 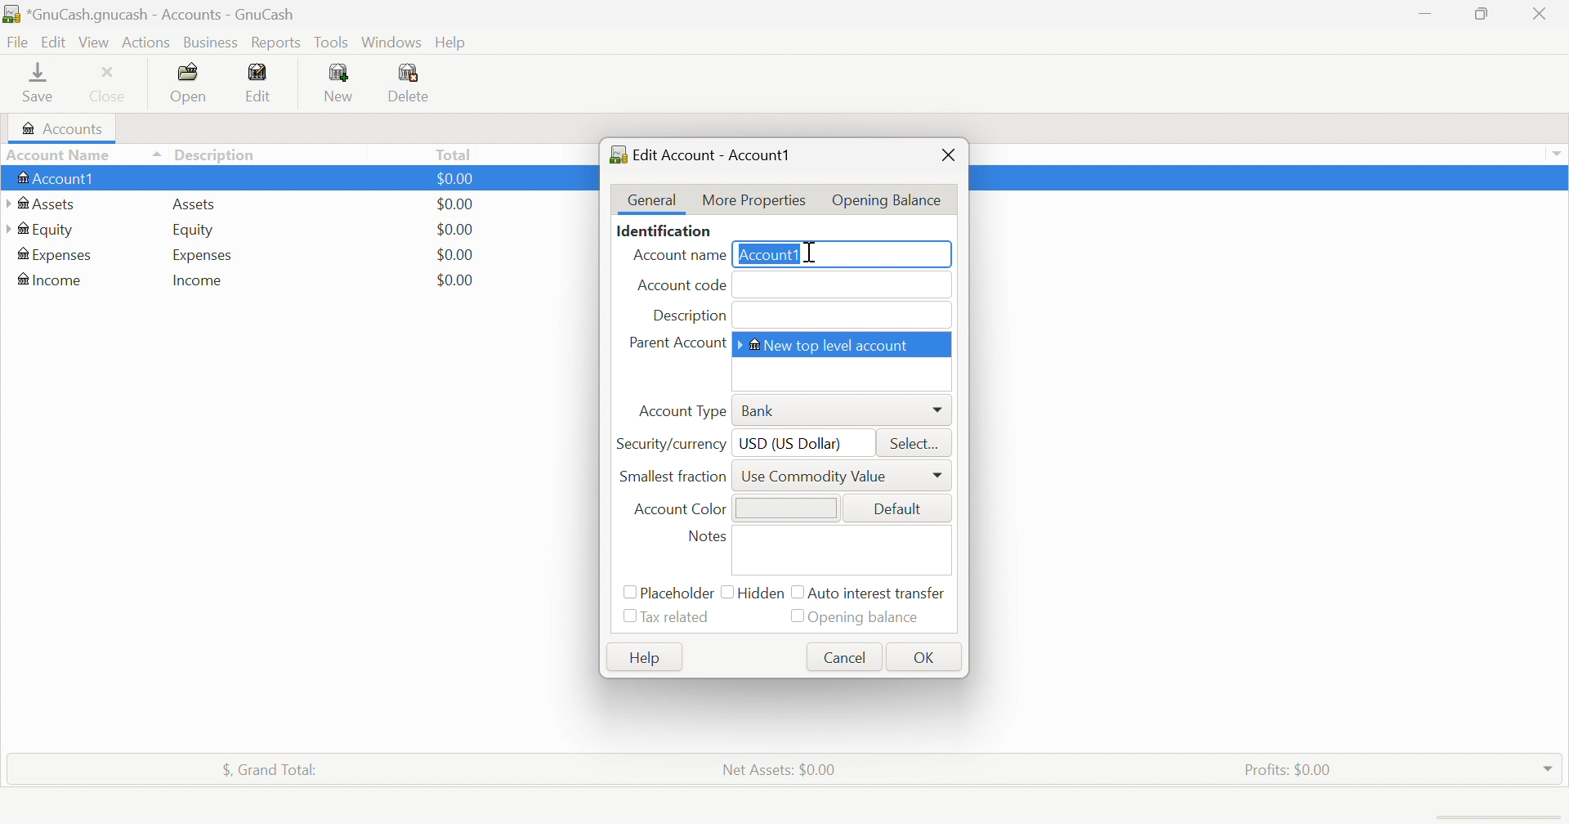 What do you see at coordinates (664, 233) in the screenshot?
I see `Identification` at bounding box center [664, 233].